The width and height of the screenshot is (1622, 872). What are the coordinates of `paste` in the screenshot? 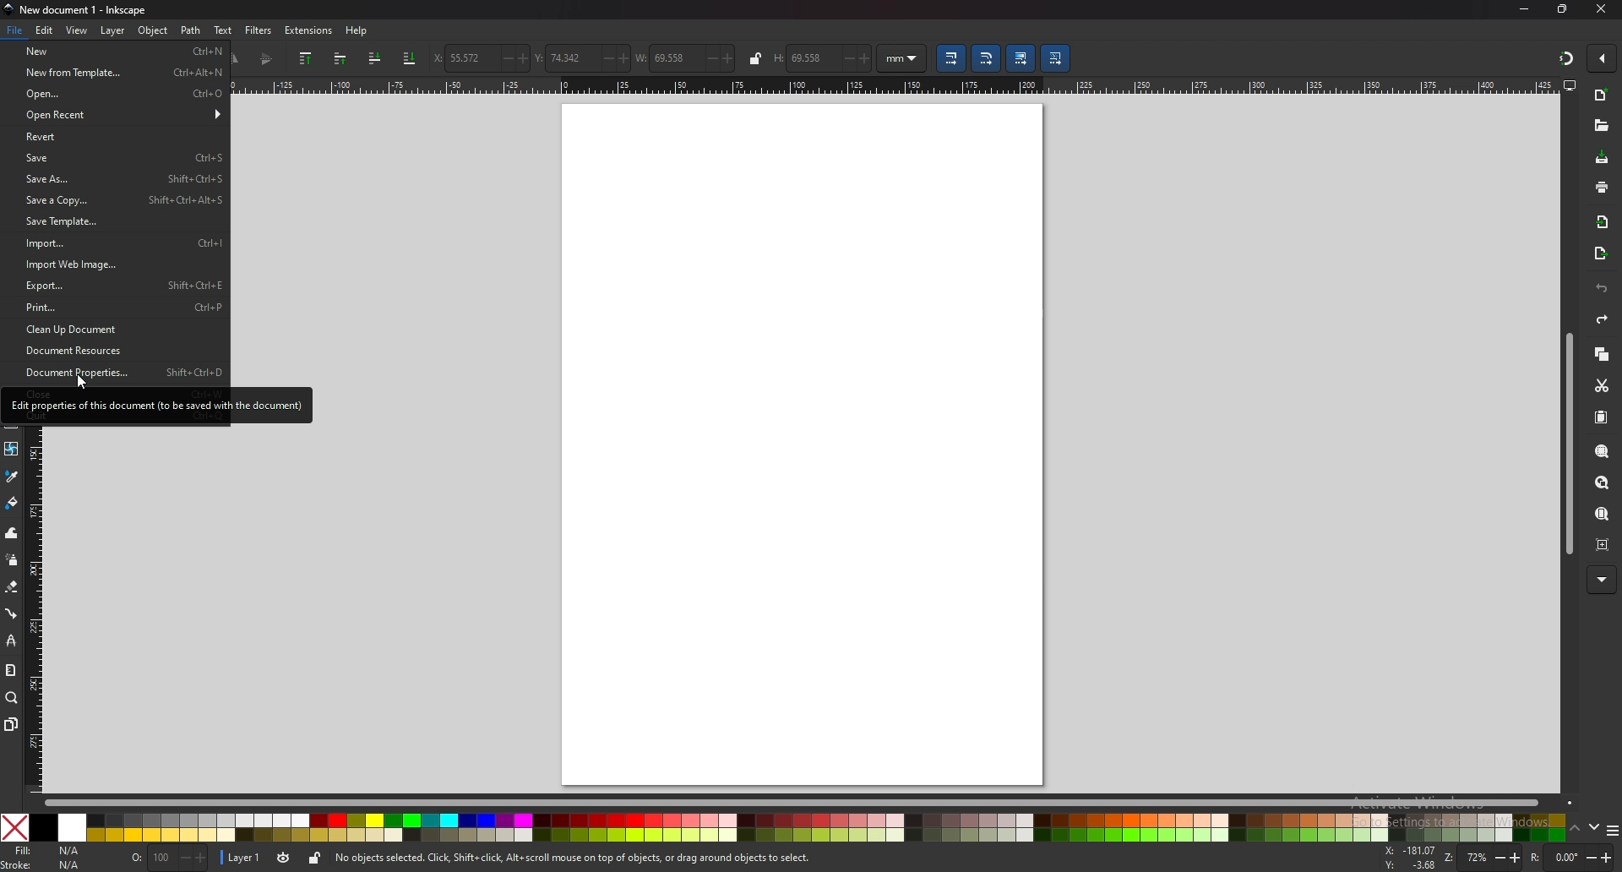 It's located at (1603, 417).